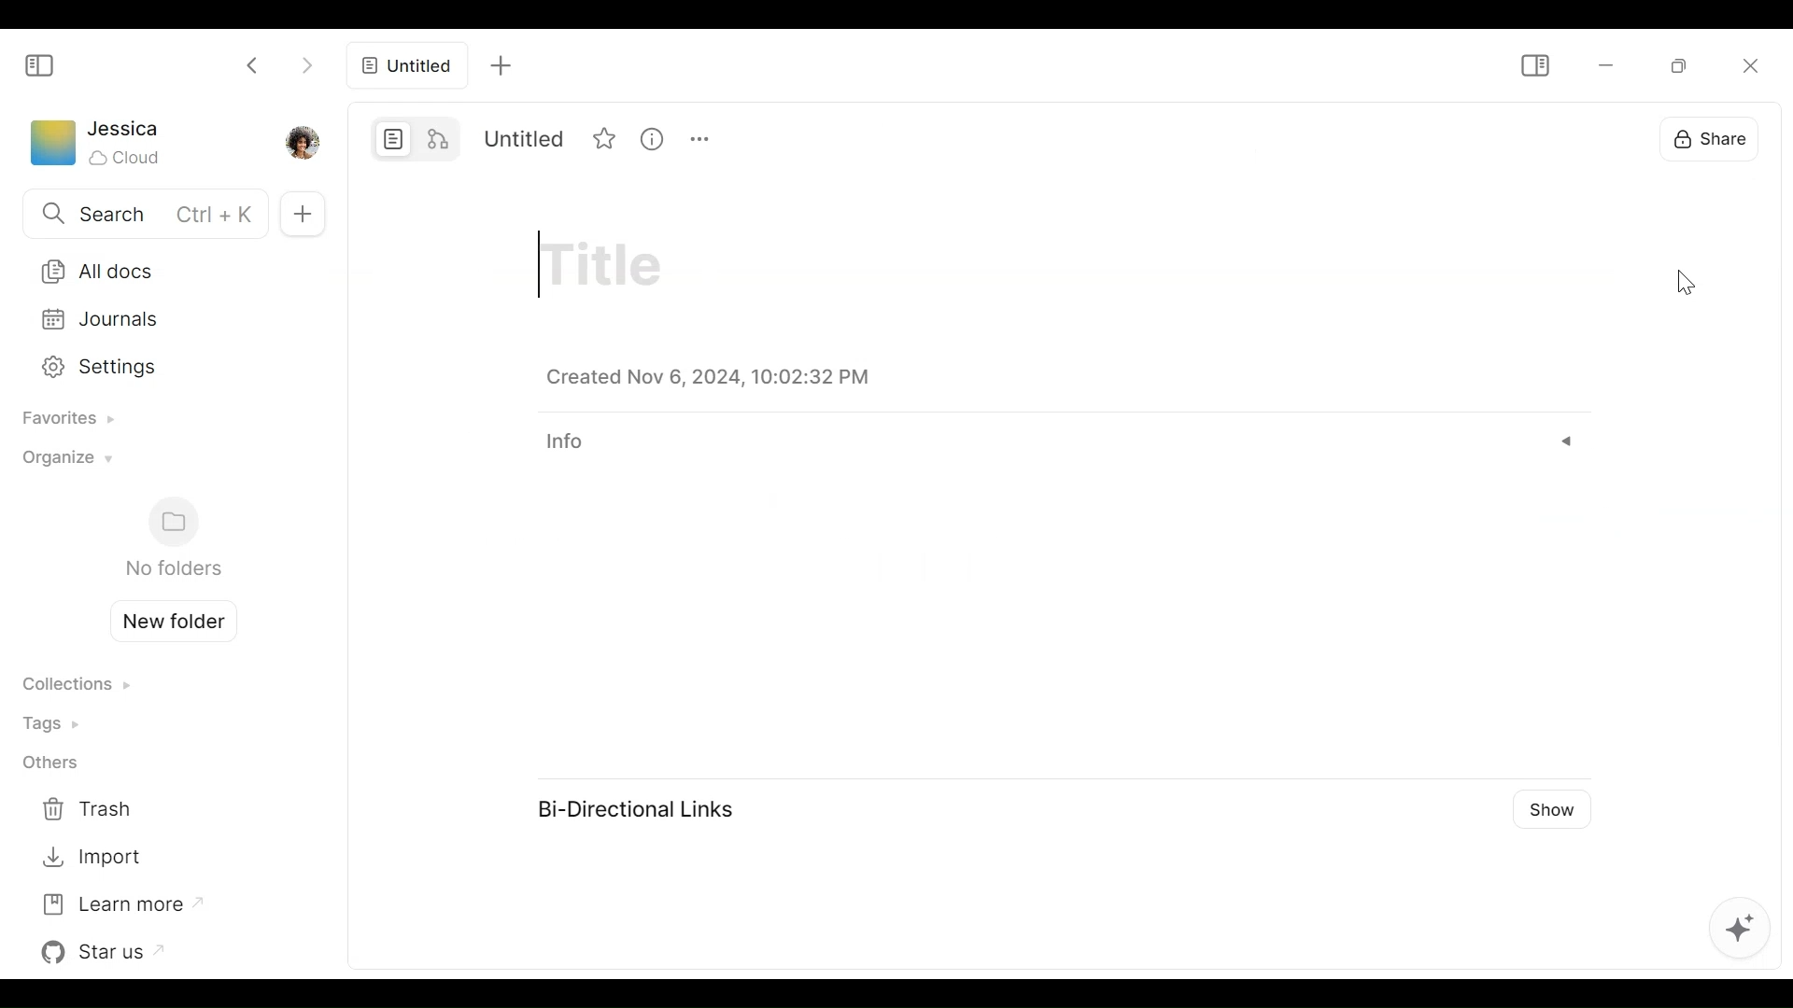 The height and width of the screenshot is (1008, 1793). Describe the element at coordinates (394, 138) in the screenshot. I see `Page mode` at that location.